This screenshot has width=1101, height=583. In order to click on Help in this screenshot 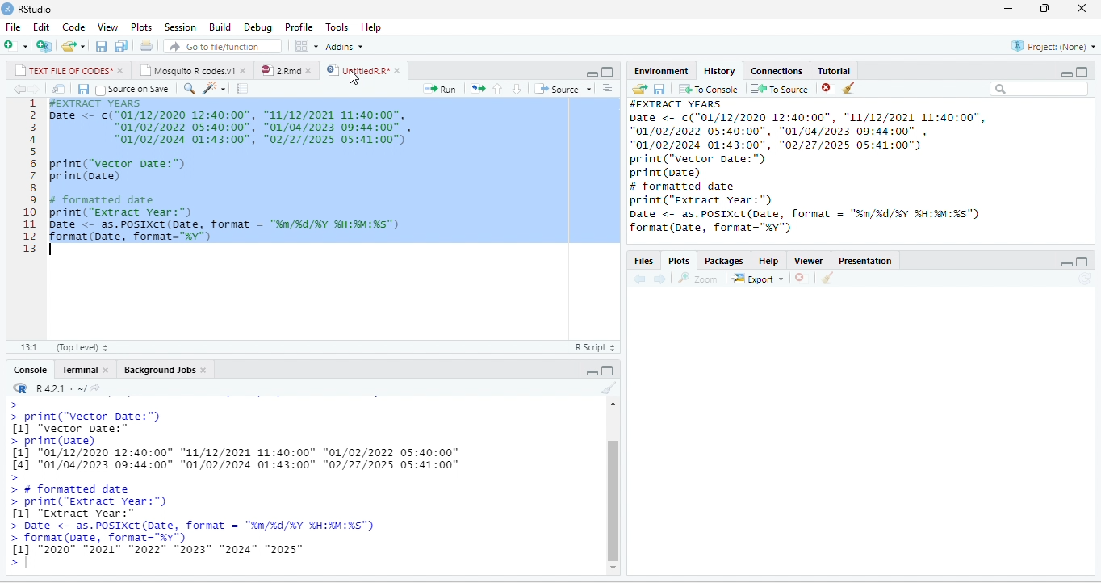, I will do `click(371, 28)`.